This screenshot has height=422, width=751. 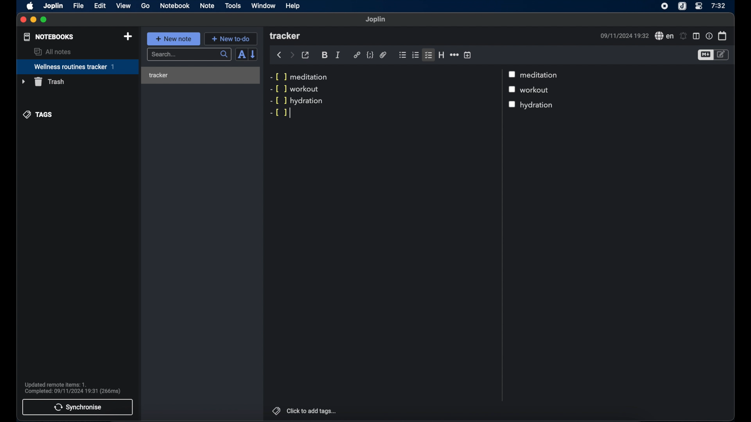 I want to click on hyperlink, so click(x=357, y=55).